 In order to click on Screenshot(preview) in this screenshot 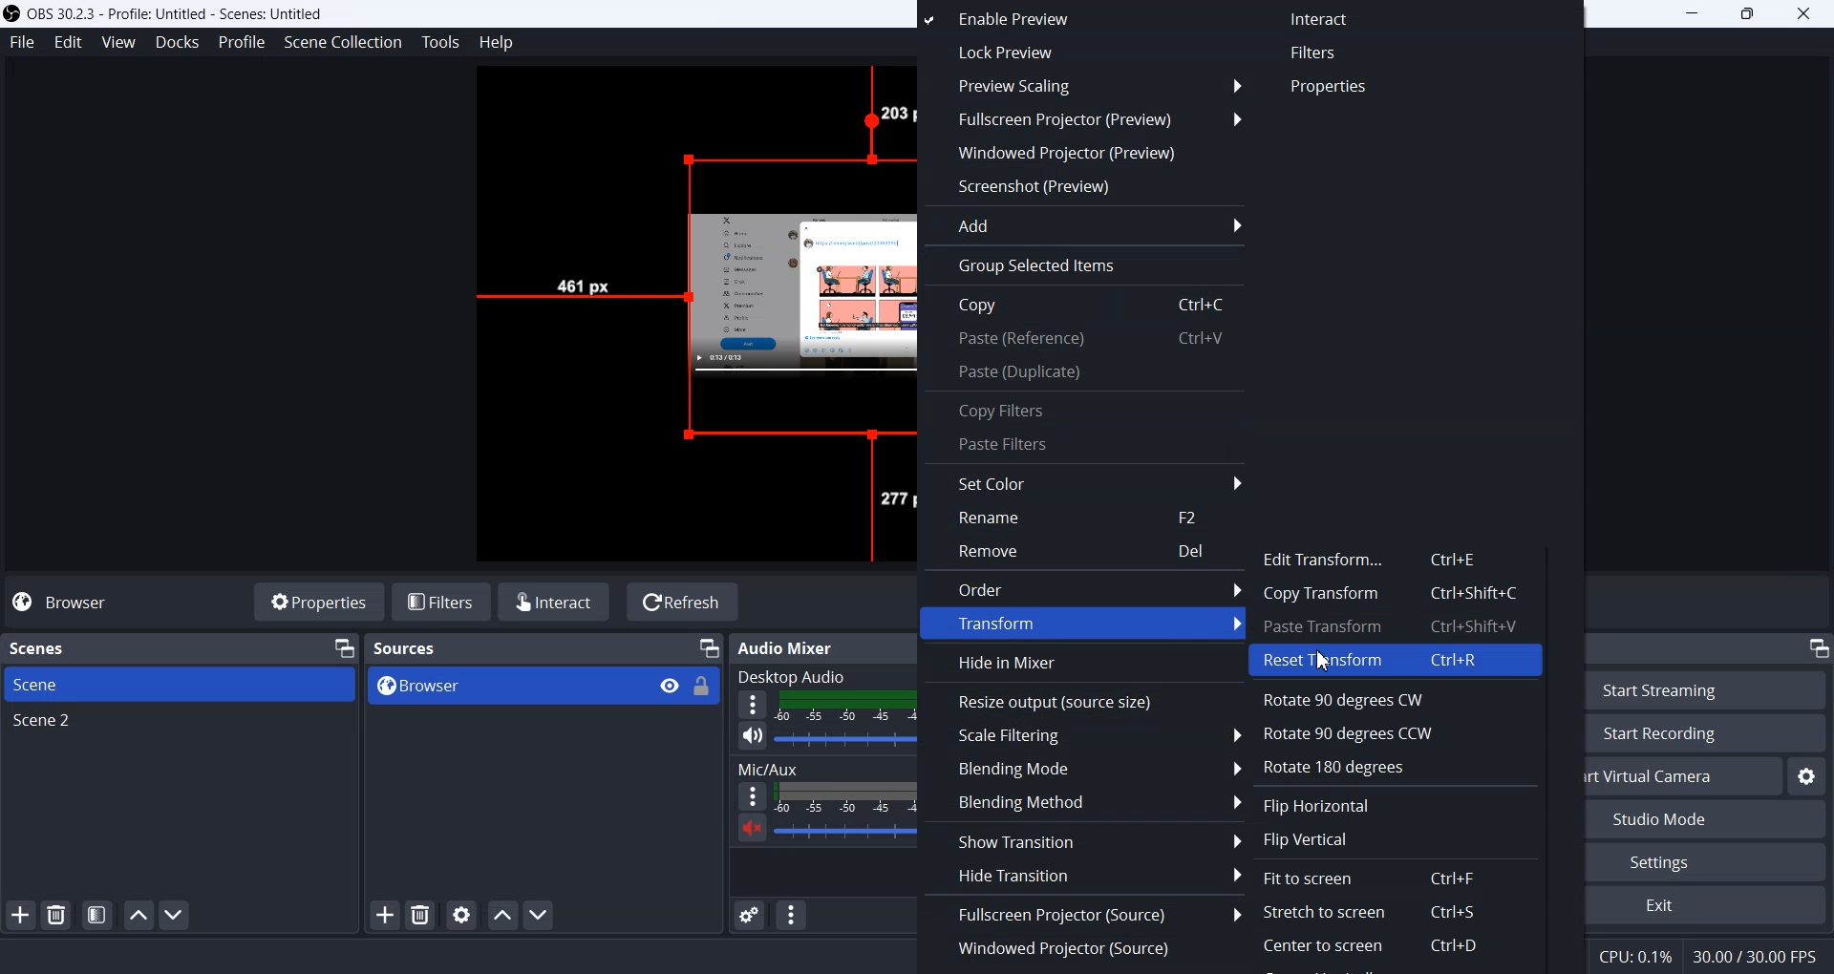, I will do `click(1085, 187)`.